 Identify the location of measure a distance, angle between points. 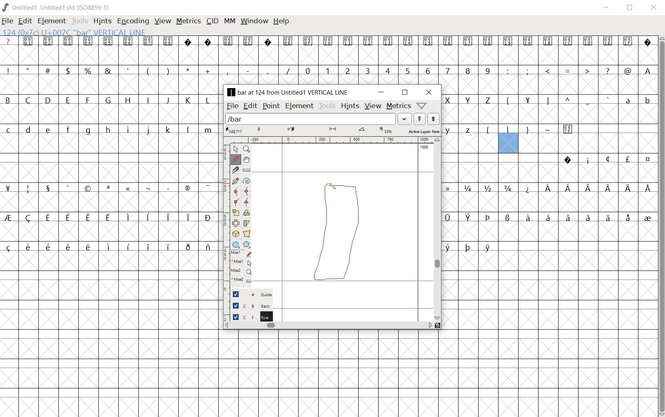
(247, 171).